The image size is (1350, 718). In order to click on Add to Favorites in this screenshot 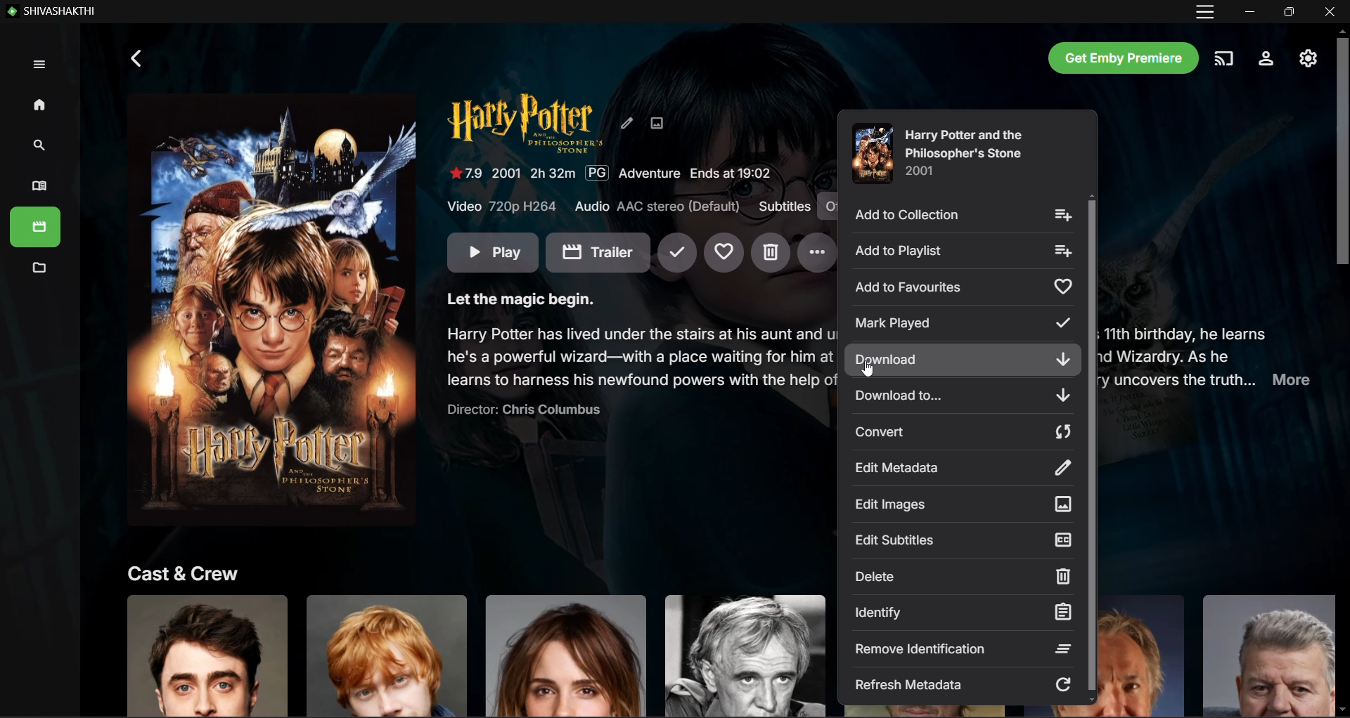, I will do `click(963, 287)`.